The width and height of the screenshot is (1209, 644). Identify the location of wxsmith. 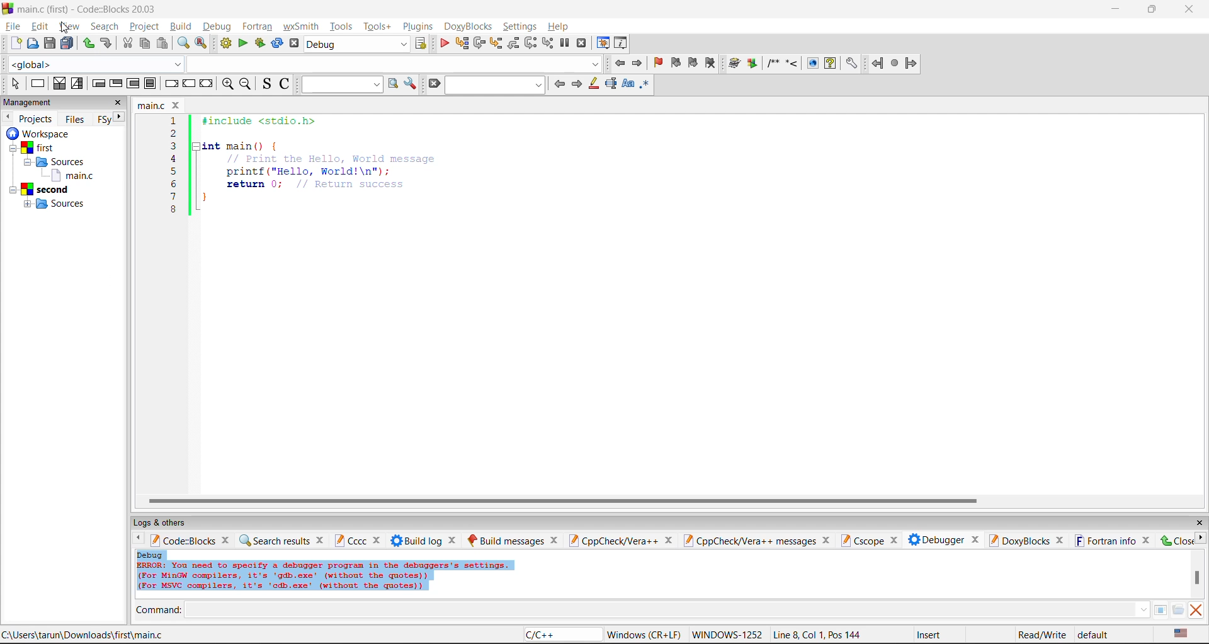
(300, 26).